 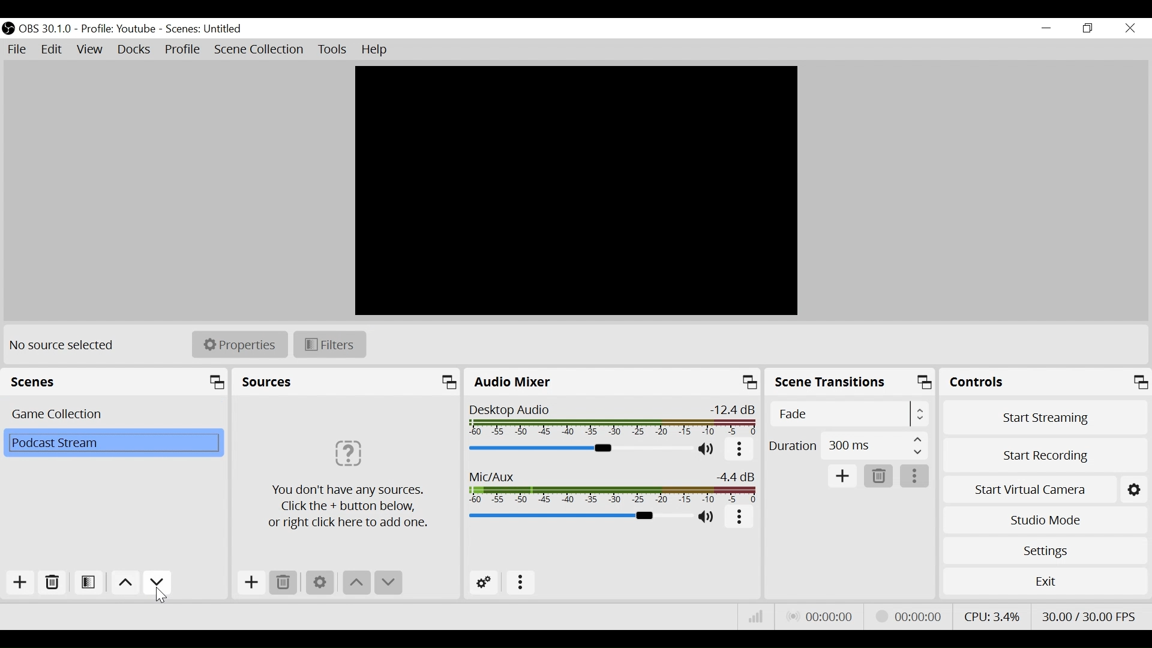 What do you see at coordinates (1092, 616) in the screenshot?
I see `Frame Per Second` at bounding box center [1092, 616].